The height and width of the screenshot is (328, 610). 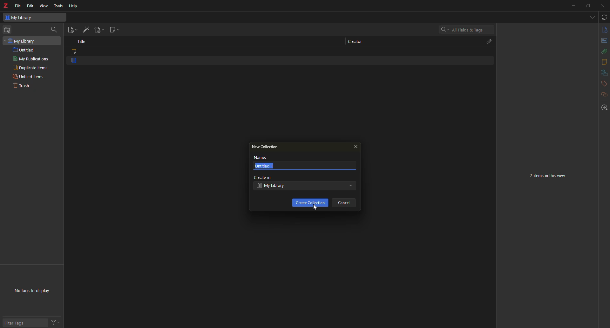 What do you see at coordinates (29, 76) in the screenshot?
I see `unfiled items` at bounding box center [29, 76].